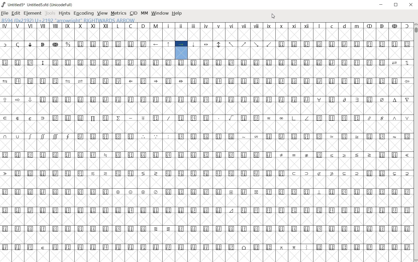 The image size is (418, 262). What do you see at coordinates (64, 14) in the screenshot?
I see `HINTS` at bounding box center [64, 14].